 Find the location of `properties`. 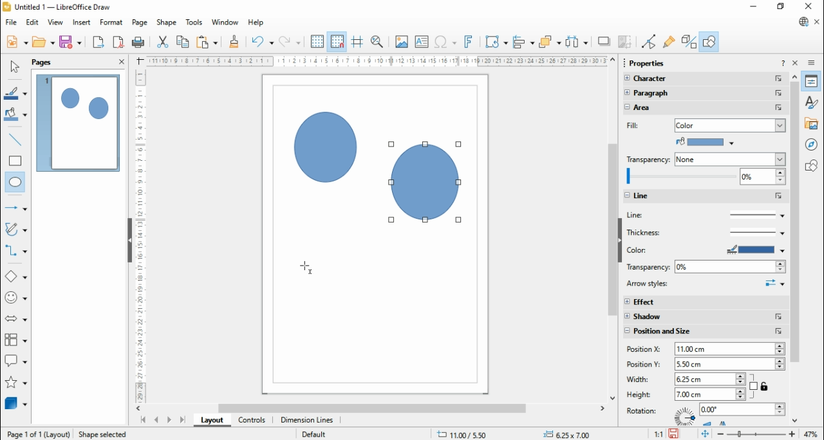

properties is located at coordinates (812, 81).